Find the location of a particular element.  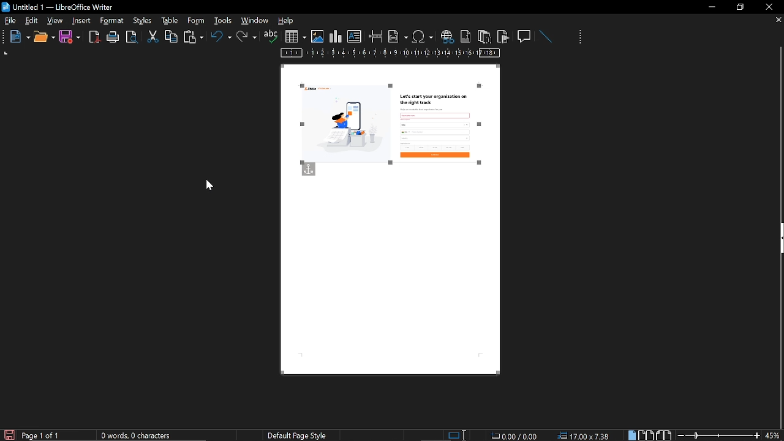

toggle print preview is located at coordinates (134, 37).